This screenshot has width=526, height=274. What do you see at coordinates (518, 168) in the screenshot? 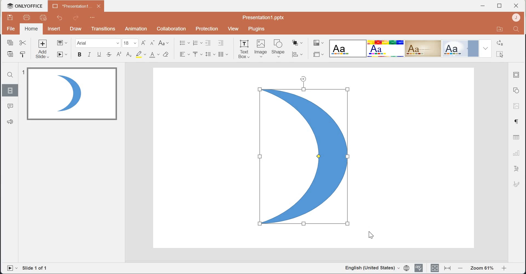
I see `Text` at bounding box center [518, 168].